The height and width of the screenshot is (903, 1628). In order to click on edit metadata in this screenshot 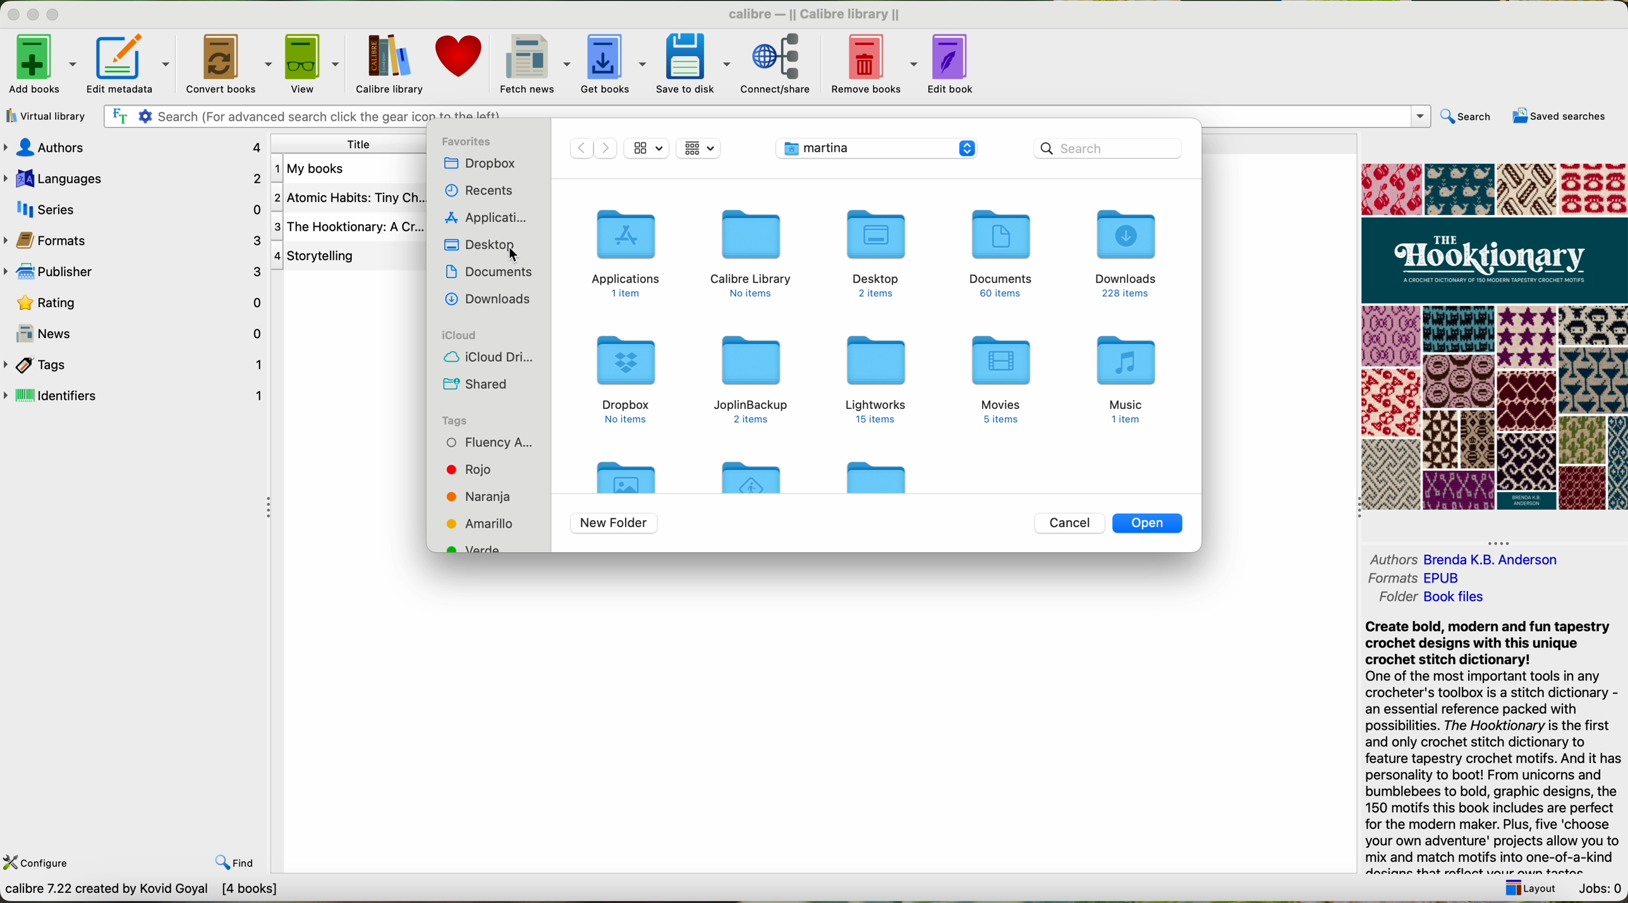, I will do `click(129, 64)`.